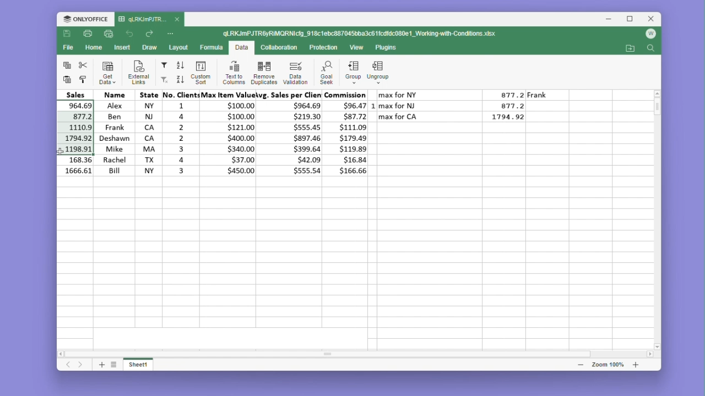 This screenshot has height=396, width=705. I want to click on Collaboration, so click(278, 47).